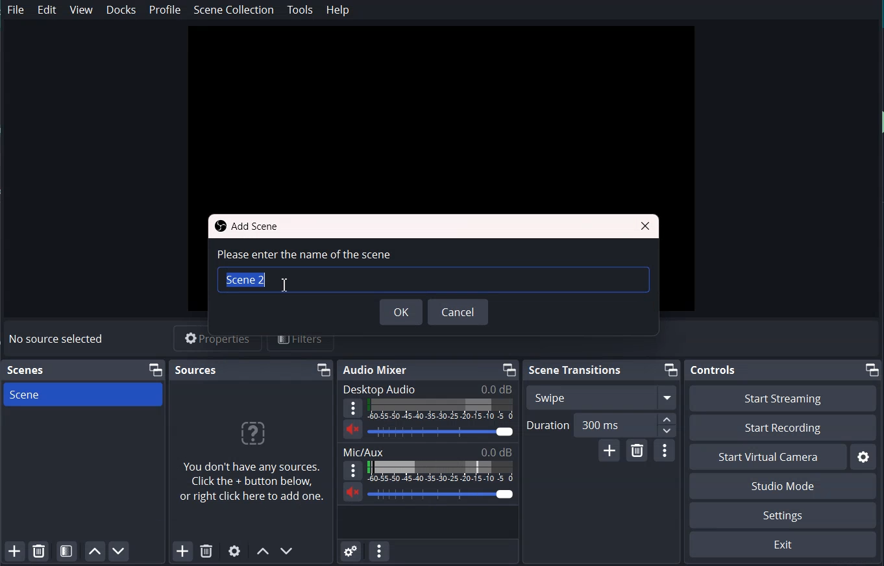  Describe the element at coordinates (301, 10) in the screenshot. I see `Tools` at that location.